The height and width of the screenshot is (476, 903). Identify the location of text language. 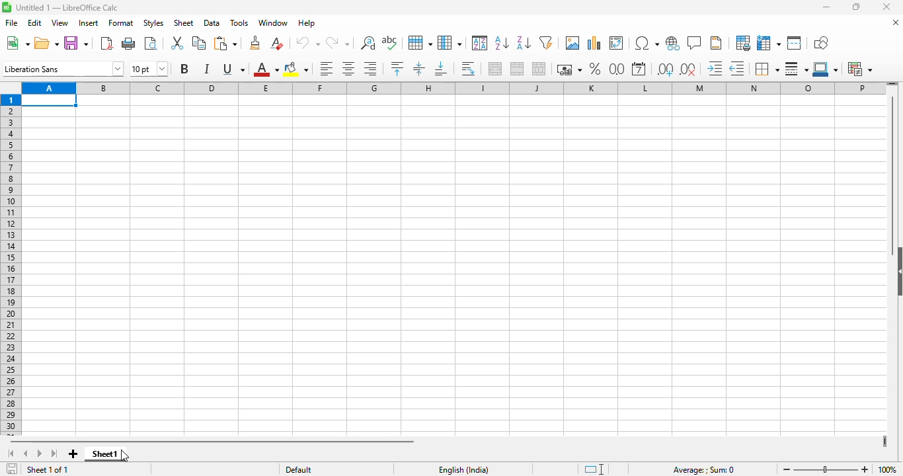
(463, 469).